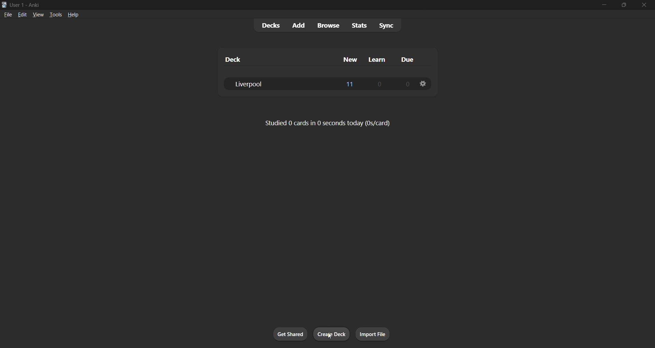 The image size is (655, 348). What do you see at coordinates (36, 14) in the screenshot?
I see `view` at bounding box center [36, 14].